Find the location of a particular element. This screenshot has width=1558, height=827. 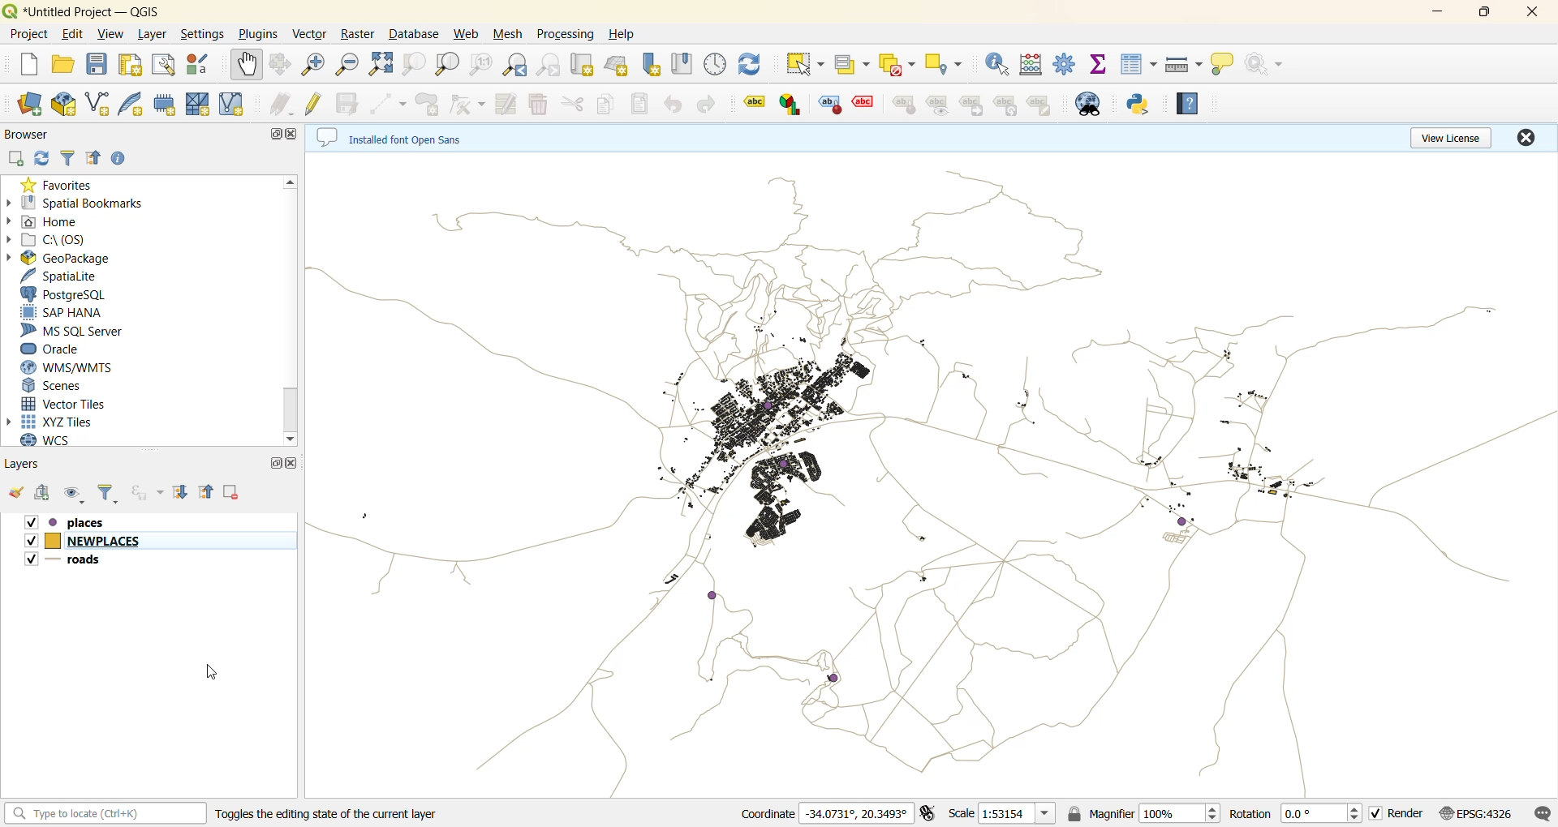

undo is located at coordinates (672, 105).